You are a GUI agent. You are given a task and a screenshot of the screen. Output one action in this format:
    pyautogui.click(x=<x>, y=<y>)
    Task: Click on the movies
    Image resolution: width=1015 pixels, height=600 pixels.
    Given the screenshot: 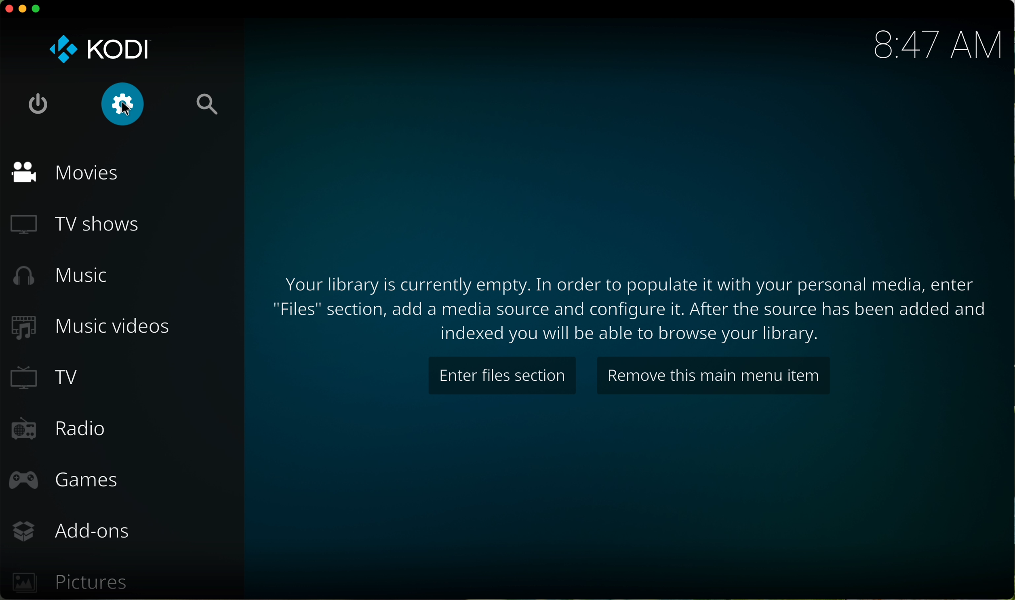 What is the action you would take?
    pyautogui.click(x=63, y=172)
    